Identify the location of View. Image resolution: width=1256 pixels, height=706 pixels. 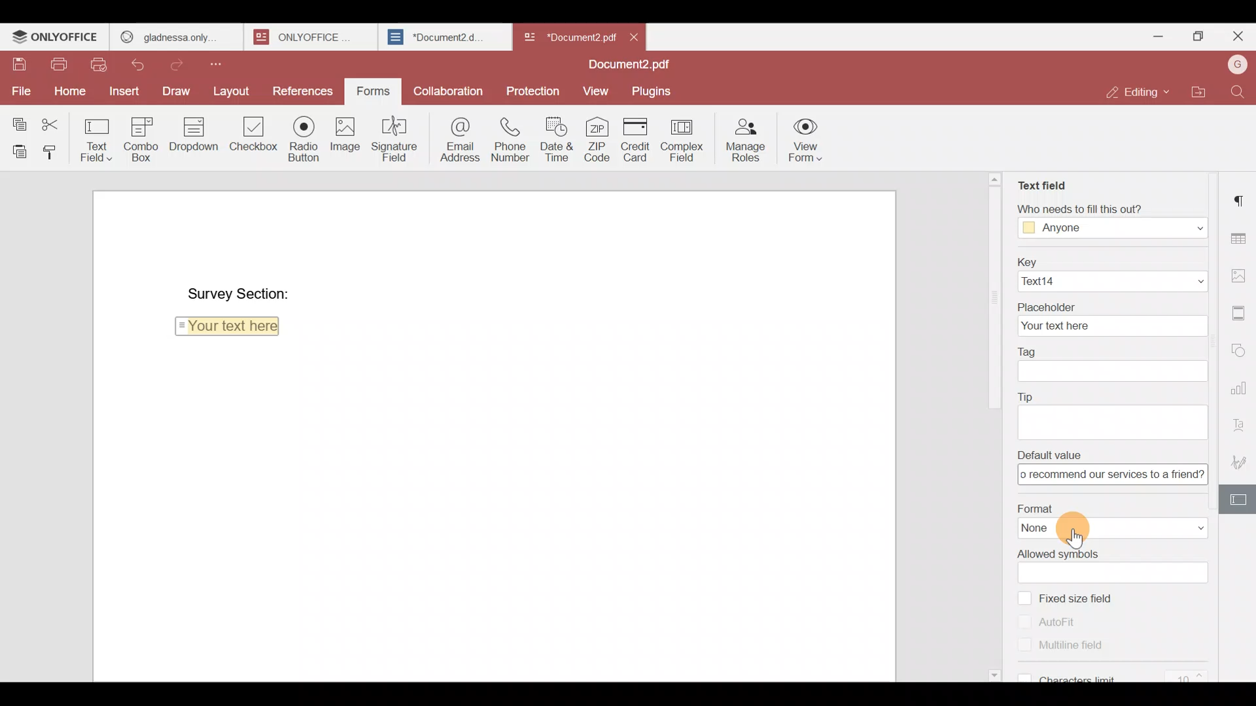
(593, 90).